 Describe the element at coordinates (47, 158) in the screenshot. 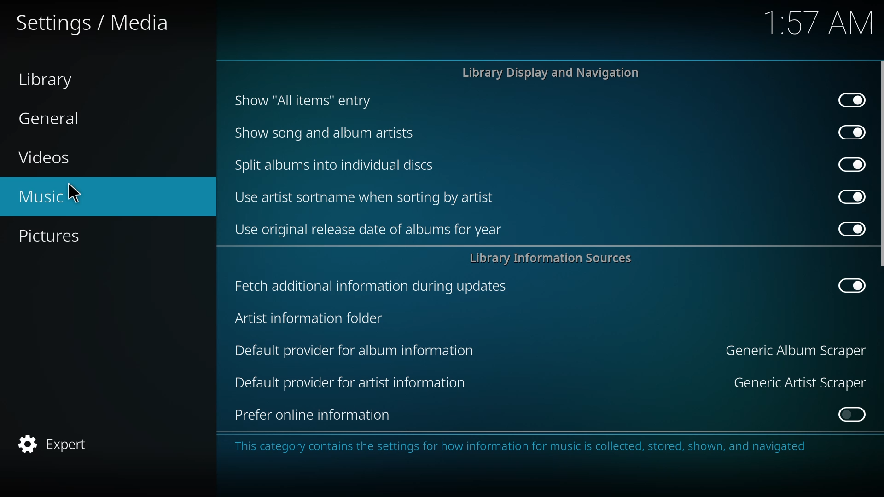

I see `videos` at that location.